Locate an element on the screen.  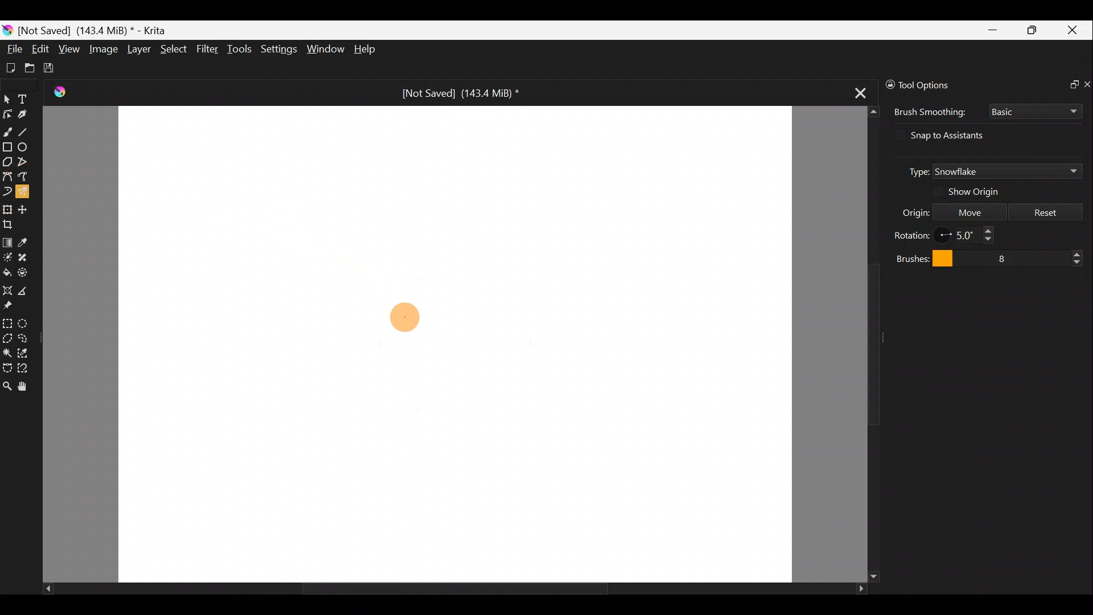
Freehand brush tool is located at coordinates (7, 131).